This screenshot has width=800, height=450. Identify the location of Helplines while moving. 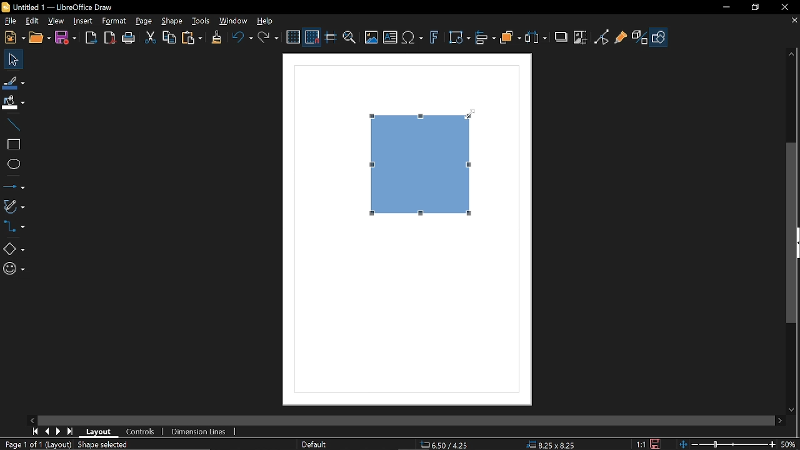
(330, 38).